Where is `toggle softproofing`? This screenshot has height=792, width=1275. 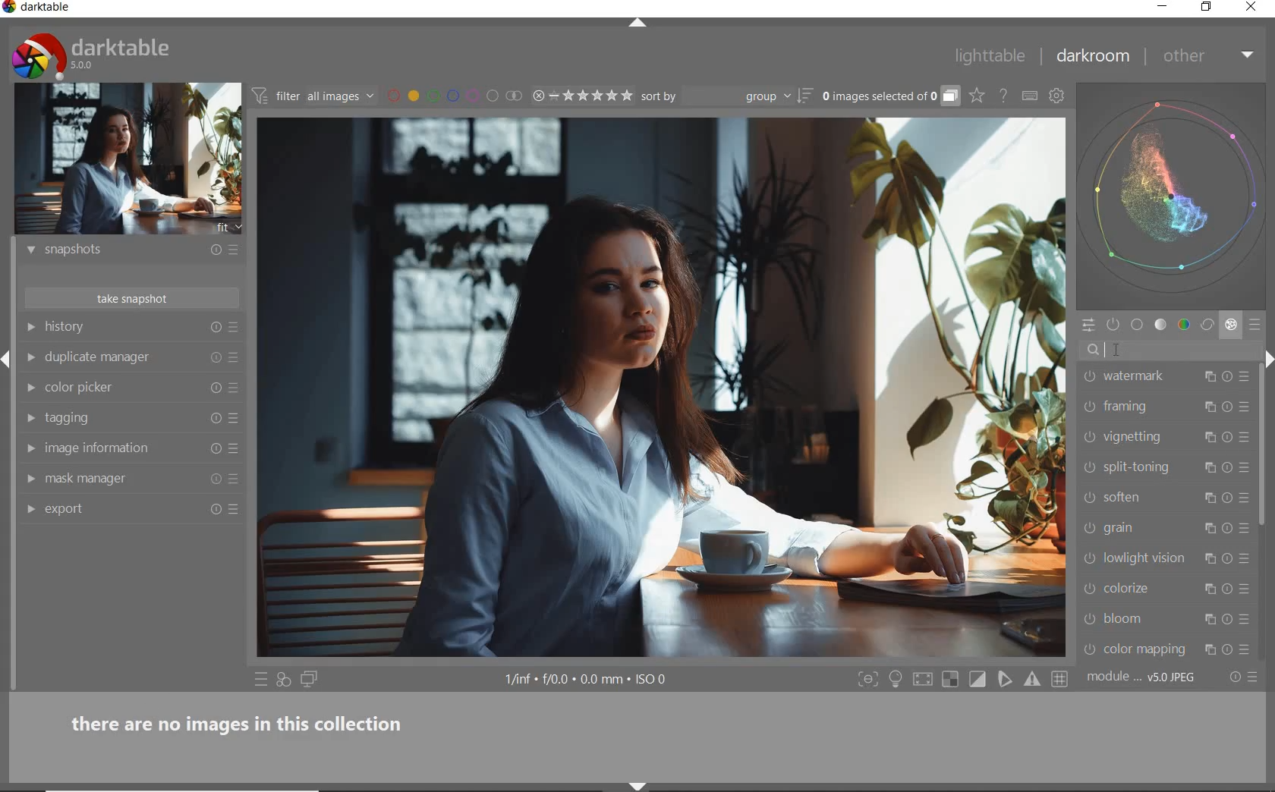 toggle softproofing is located at coordinates (1006, 681).